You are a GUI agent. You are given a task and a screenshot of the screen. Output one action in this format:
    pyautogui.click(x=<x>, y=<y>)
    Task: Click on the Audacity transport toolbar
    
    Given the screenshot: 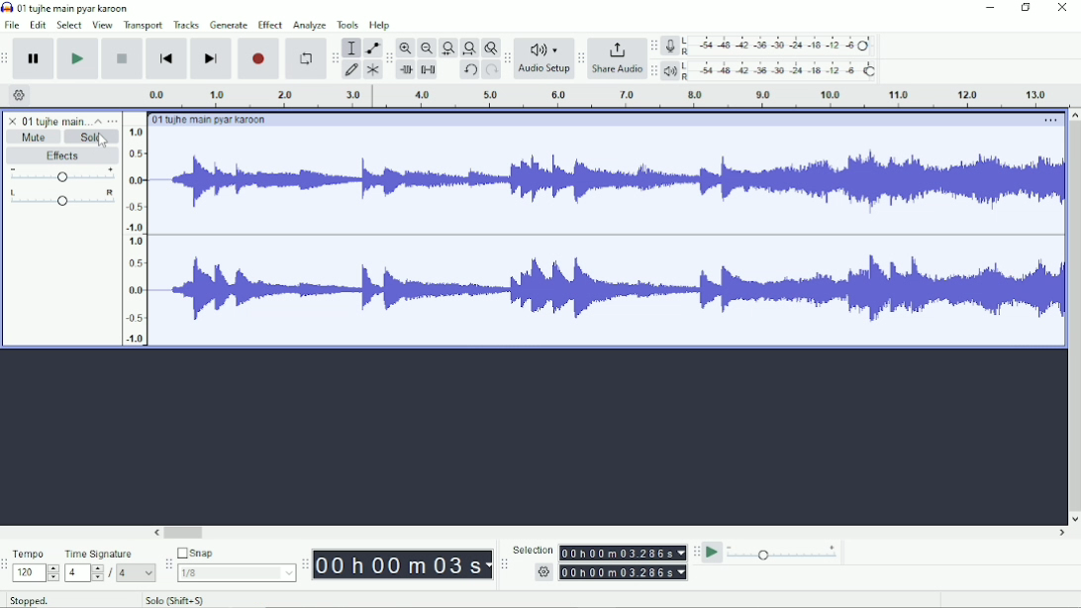 What is the action you would take?
    pyautogui.click(x=5, y=57)
    